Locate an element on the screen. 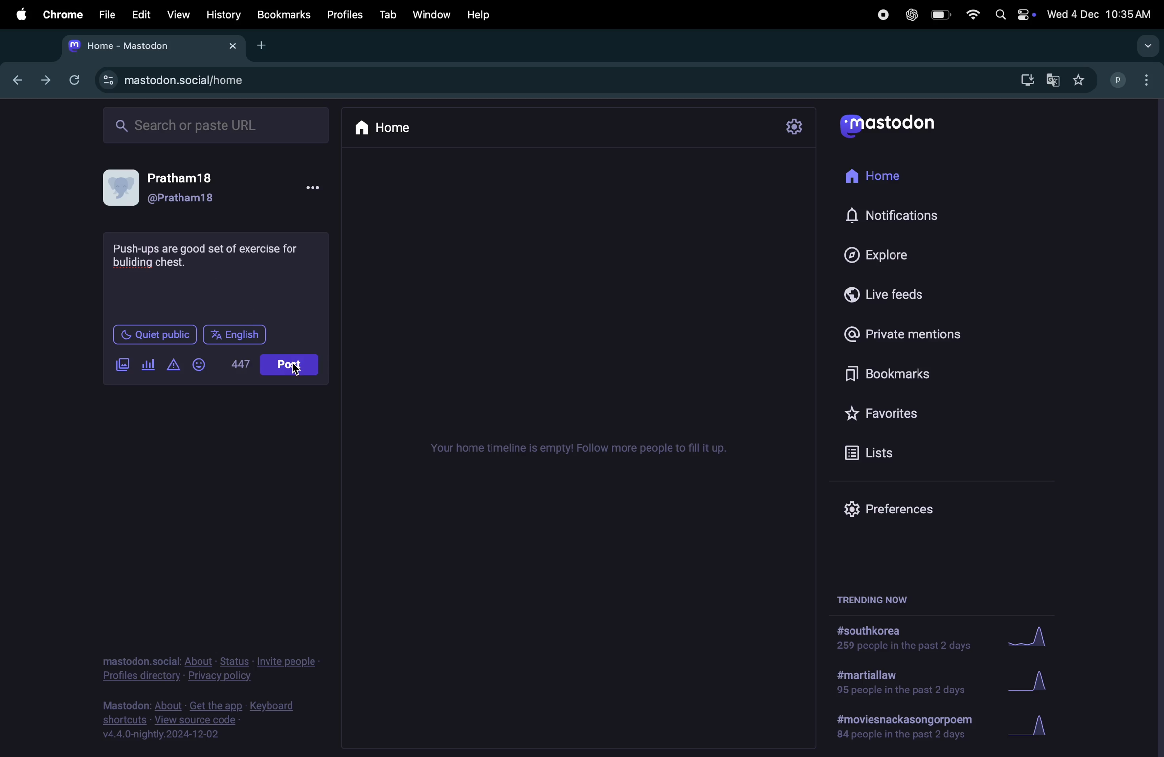 The height and width of the screenshot is (757, 1164). Martial Law is located at coordinates (896, 684).